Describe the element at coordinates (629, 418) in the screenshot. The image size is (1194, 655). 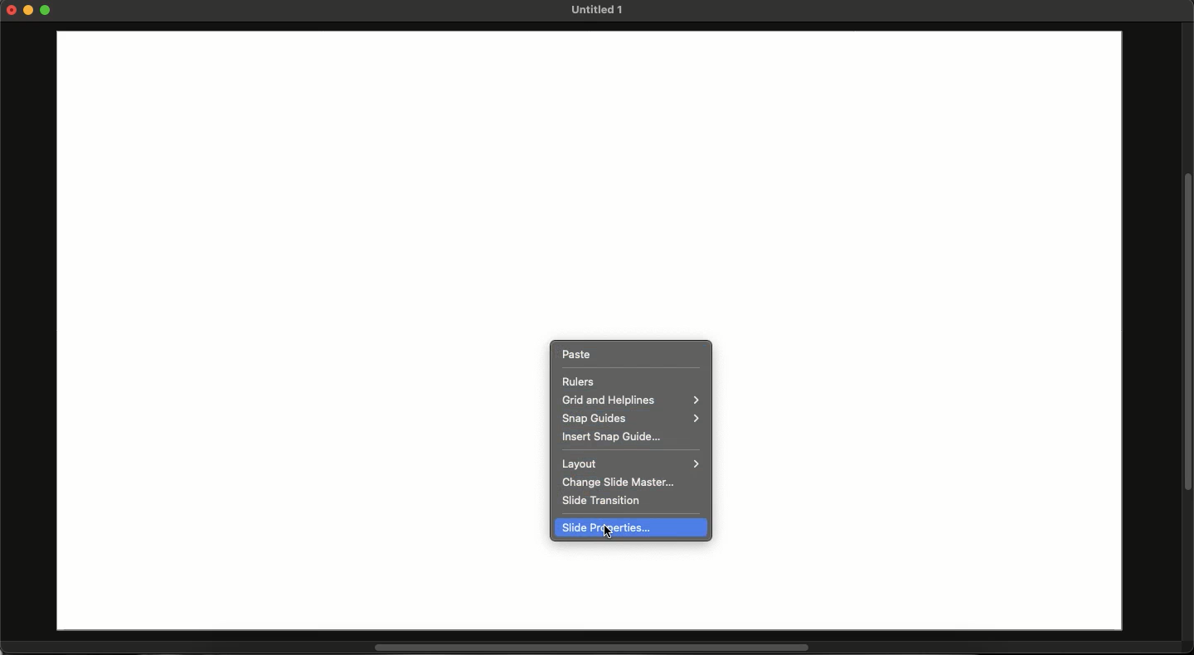
I see `Snap guides` at that location.